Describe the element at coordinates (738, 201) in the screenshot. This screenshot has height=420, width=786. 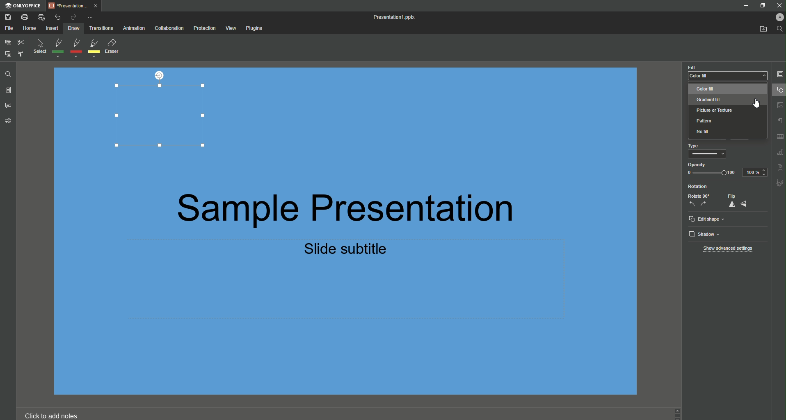
I see `Flip` at that location.